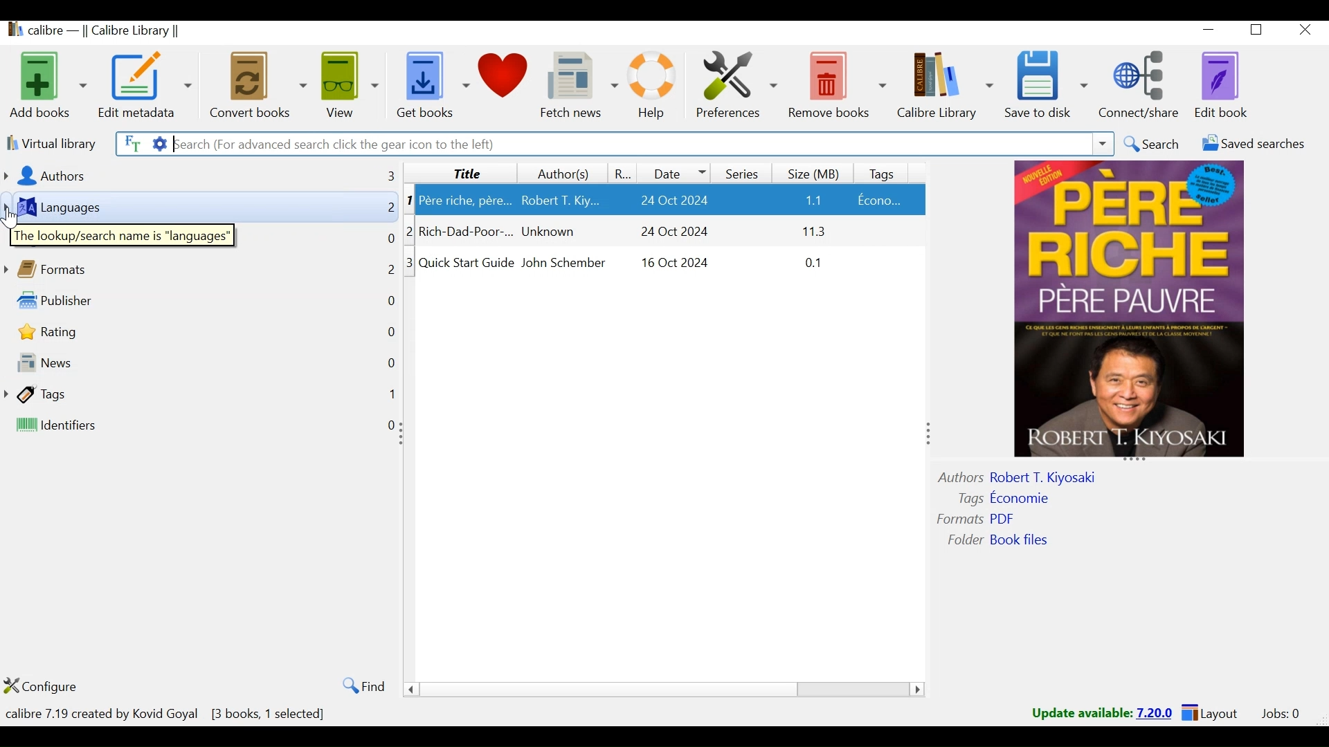 This screenshot has width=1329, height=747. I want to click on Languages, so click(82, 207).